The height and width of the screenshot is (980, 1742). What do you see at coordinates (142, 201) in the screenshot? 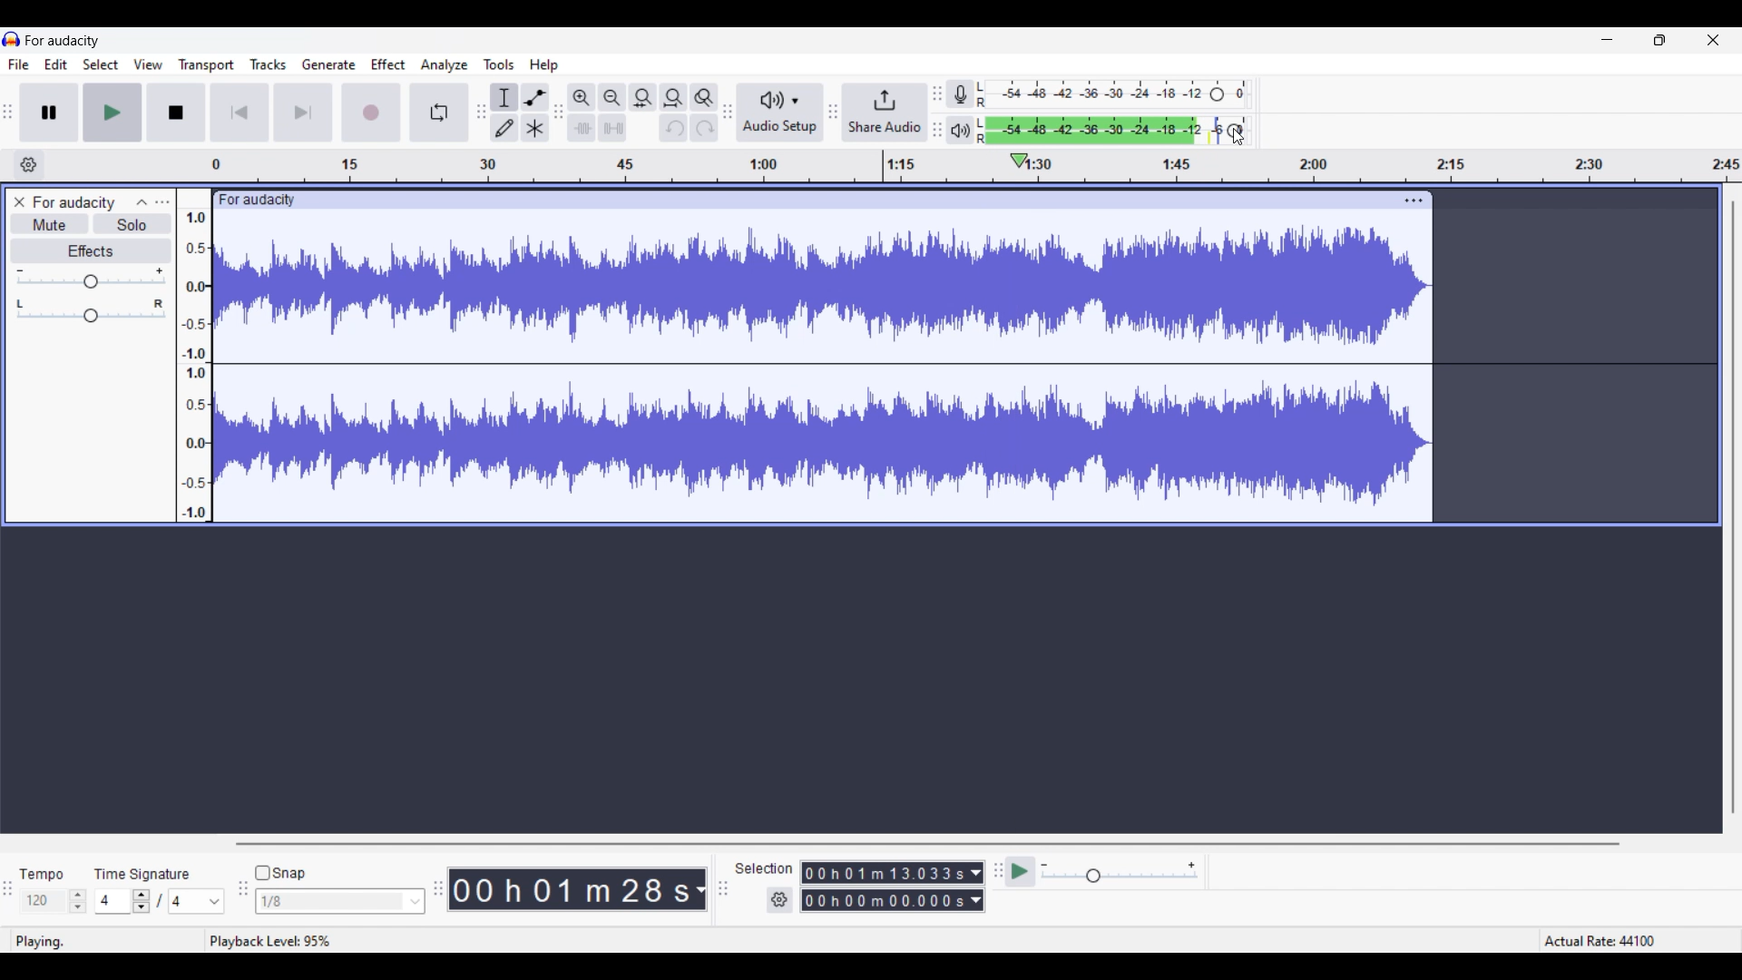
I see `Collapse` at bounding box center [142, 201].